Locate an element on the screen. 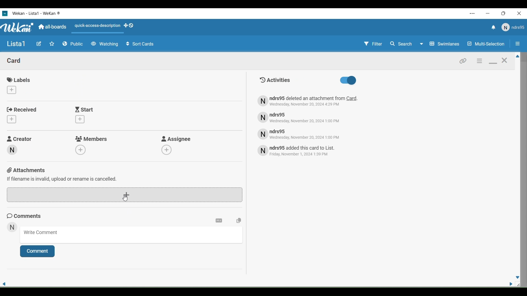  Cursor is located at coordinates (125, 198).